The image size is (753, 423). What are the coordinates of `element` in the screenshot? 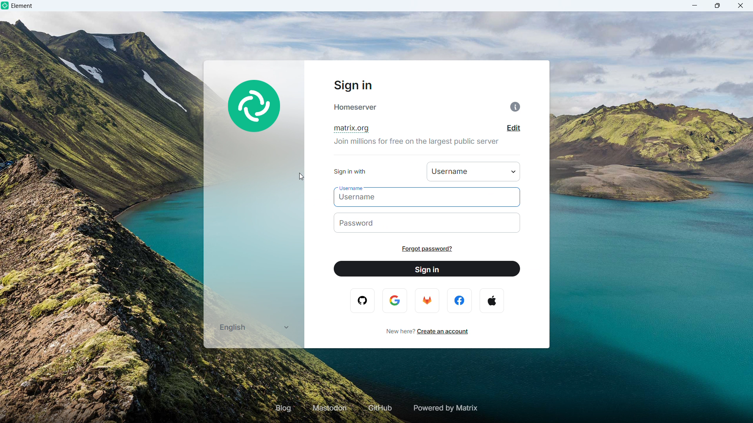 It's located at (22, 7).